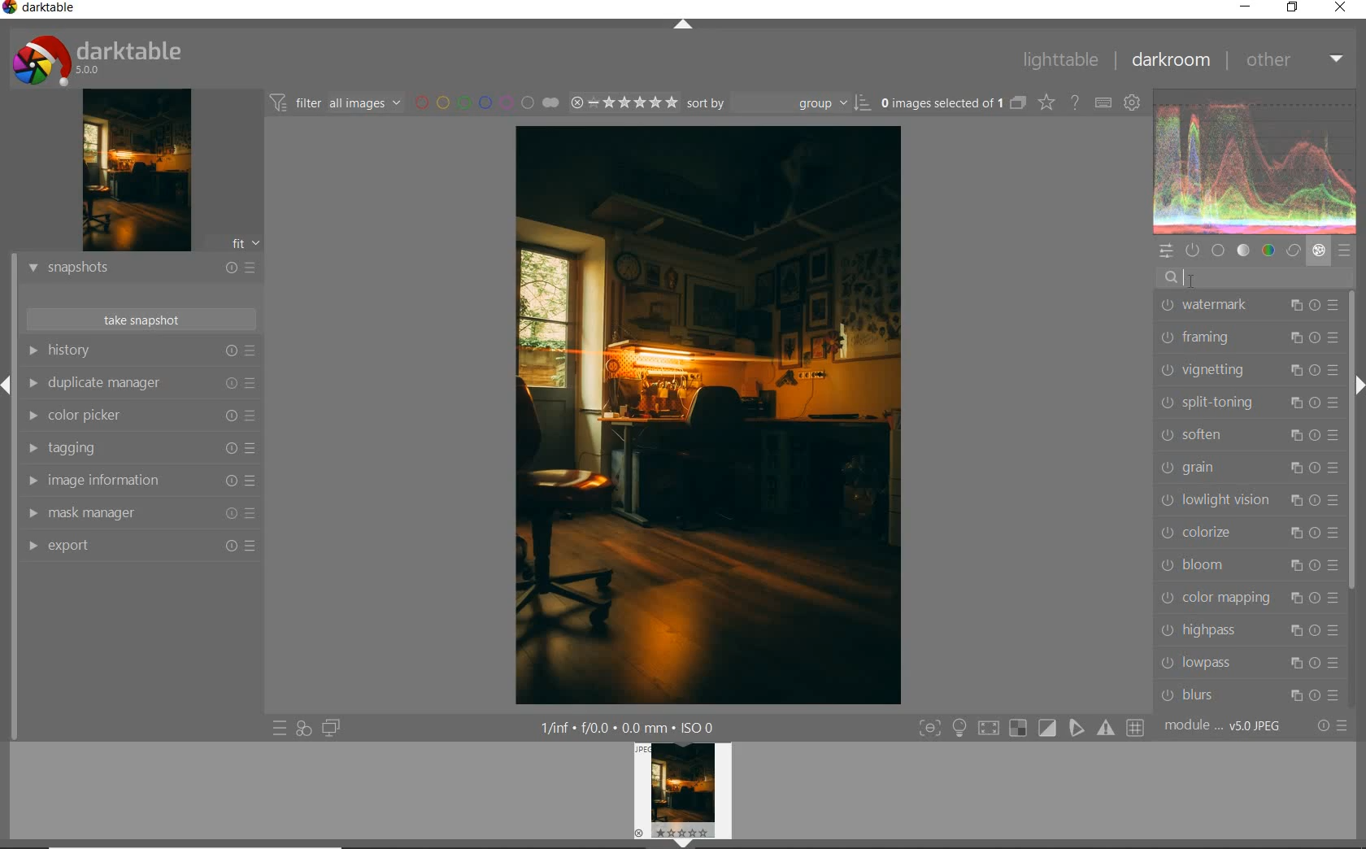 This screenshot has width=1366, height=849. What do you see at coordinates (1270, 249) in the screenshot?
I see `color` at bounding box center [1270, 249].